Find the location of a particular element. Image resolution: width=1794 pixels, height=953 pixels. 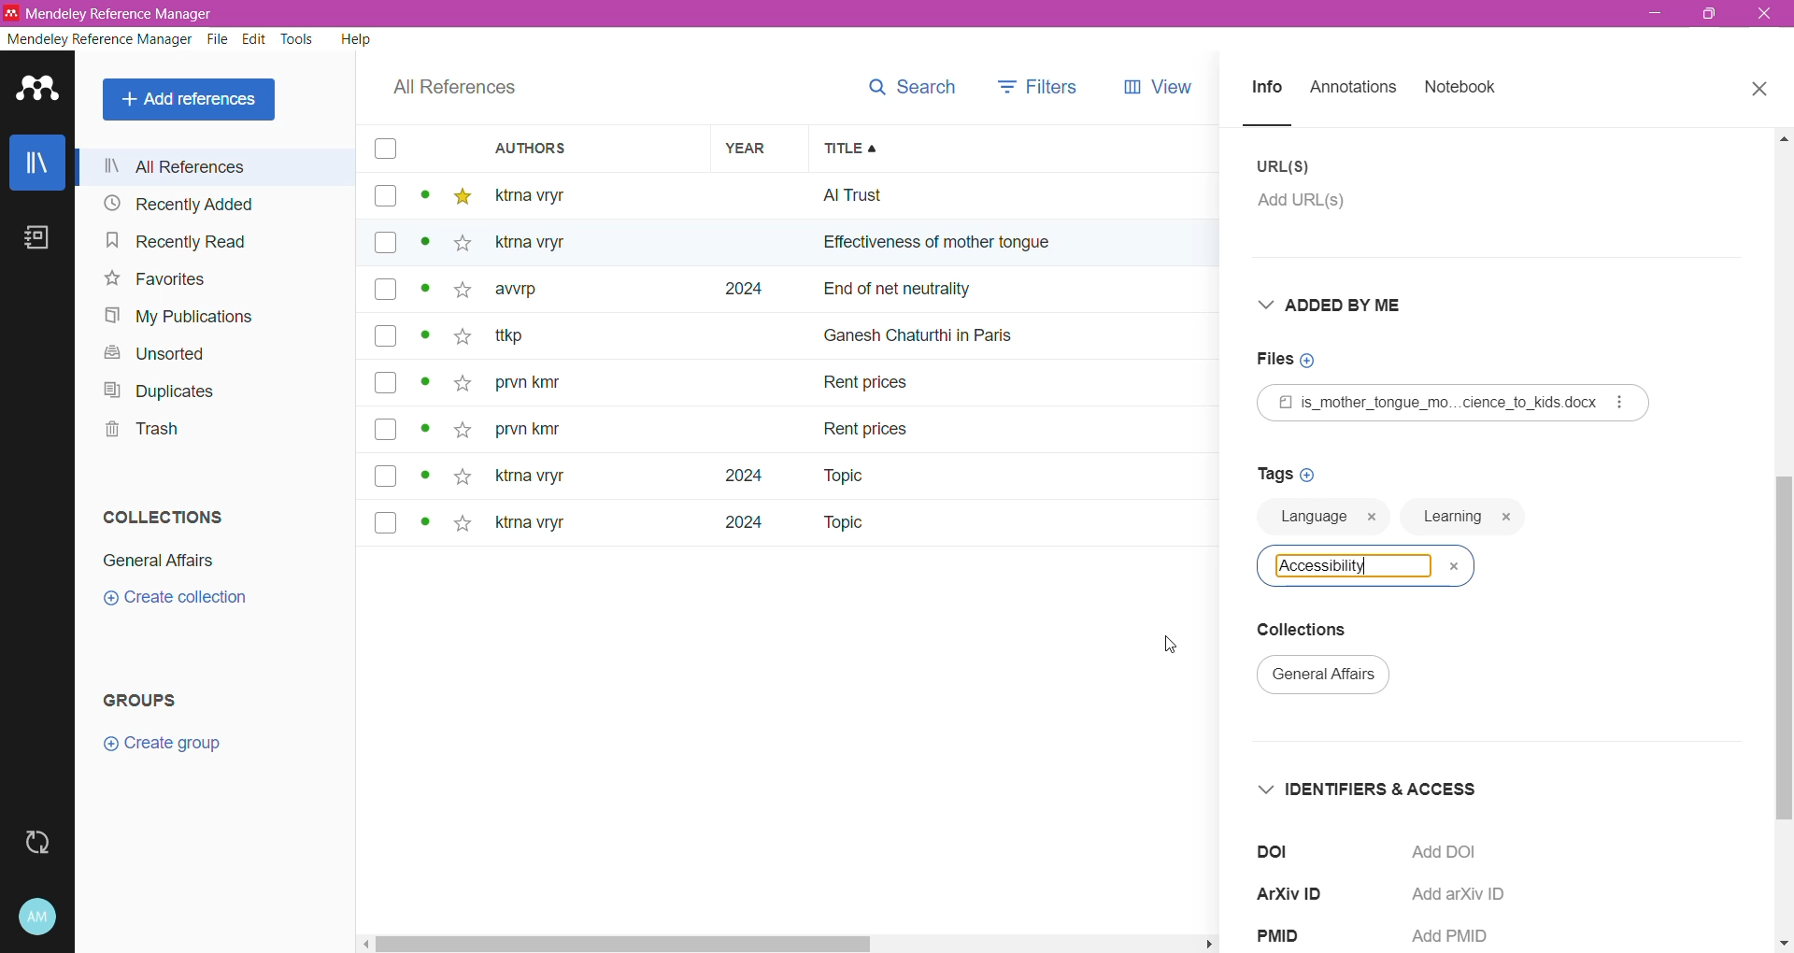

star is located at coordinates (456, 296).